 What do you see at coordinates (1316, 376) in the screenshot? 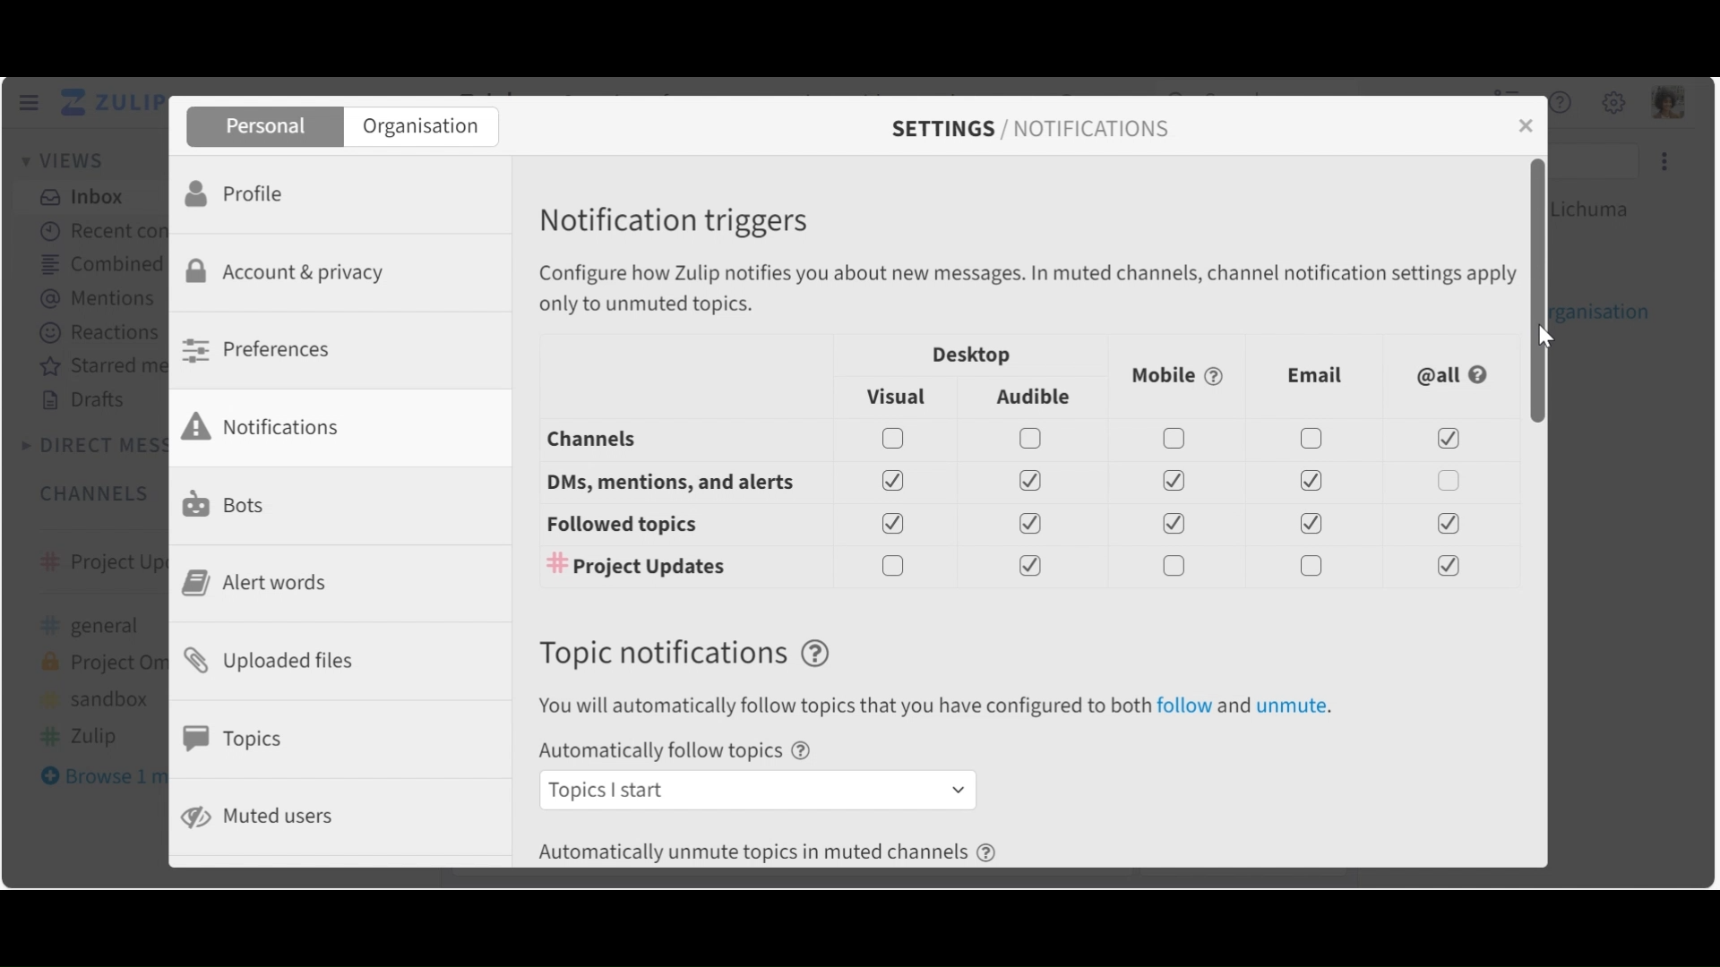
I see `Email` at bounding box center [1316, 376].